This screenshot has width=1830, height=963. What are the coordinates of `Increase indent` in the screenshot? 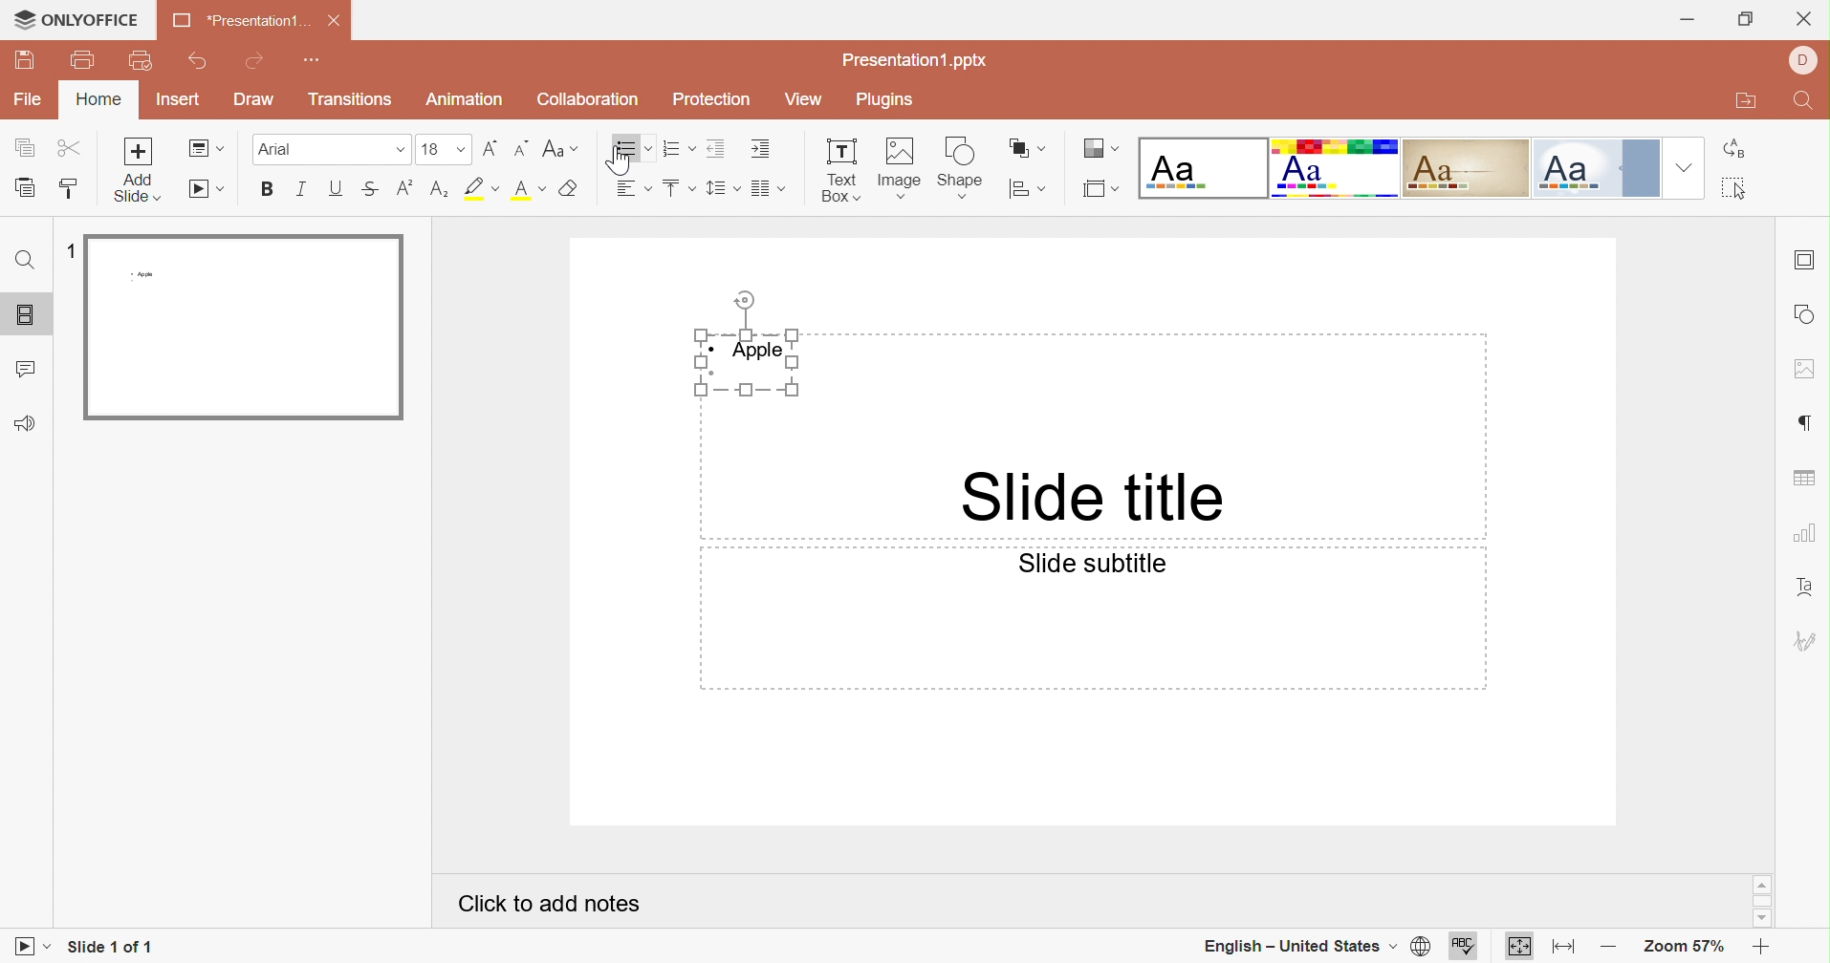 It's located at (761, 149).